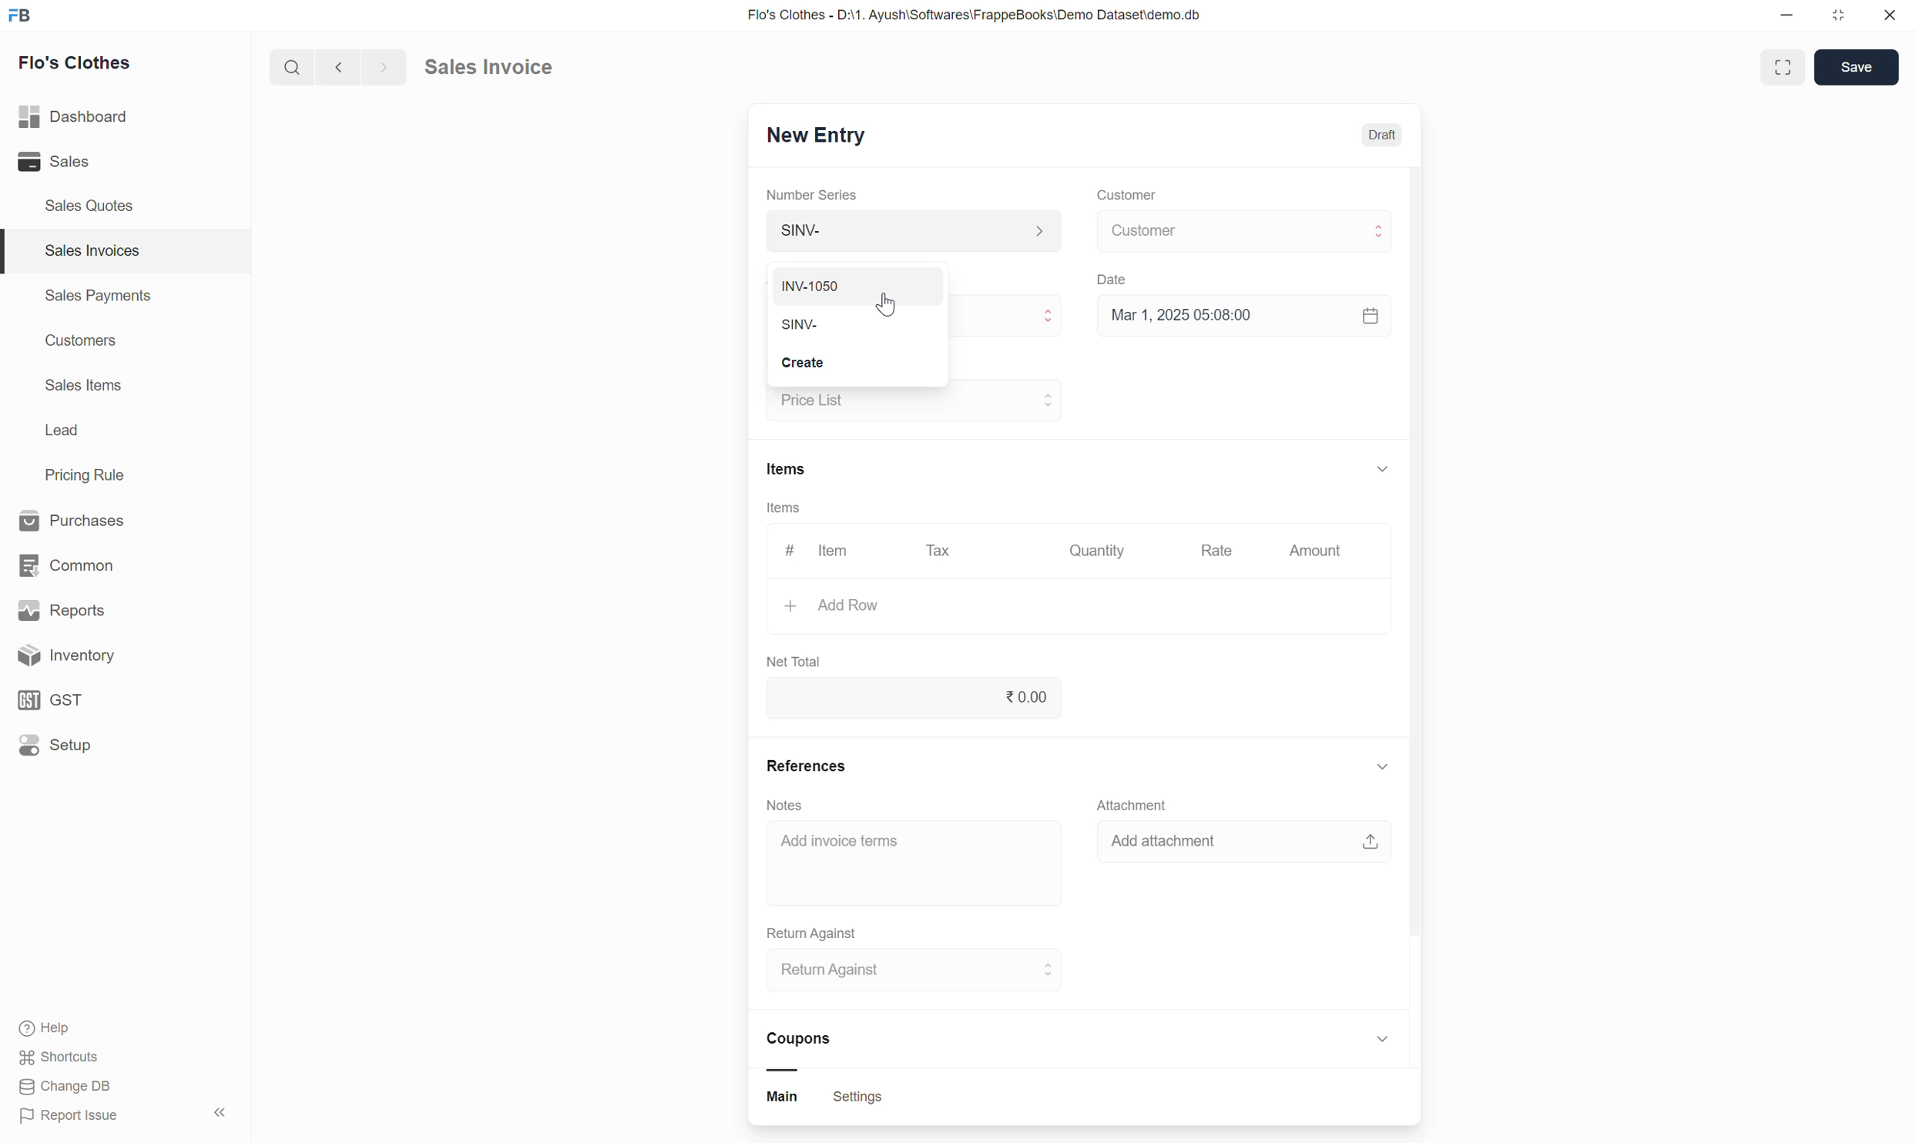  Describe the element at coordinates (85, 387) in the screenshot. I see `Sales Items` at that location.